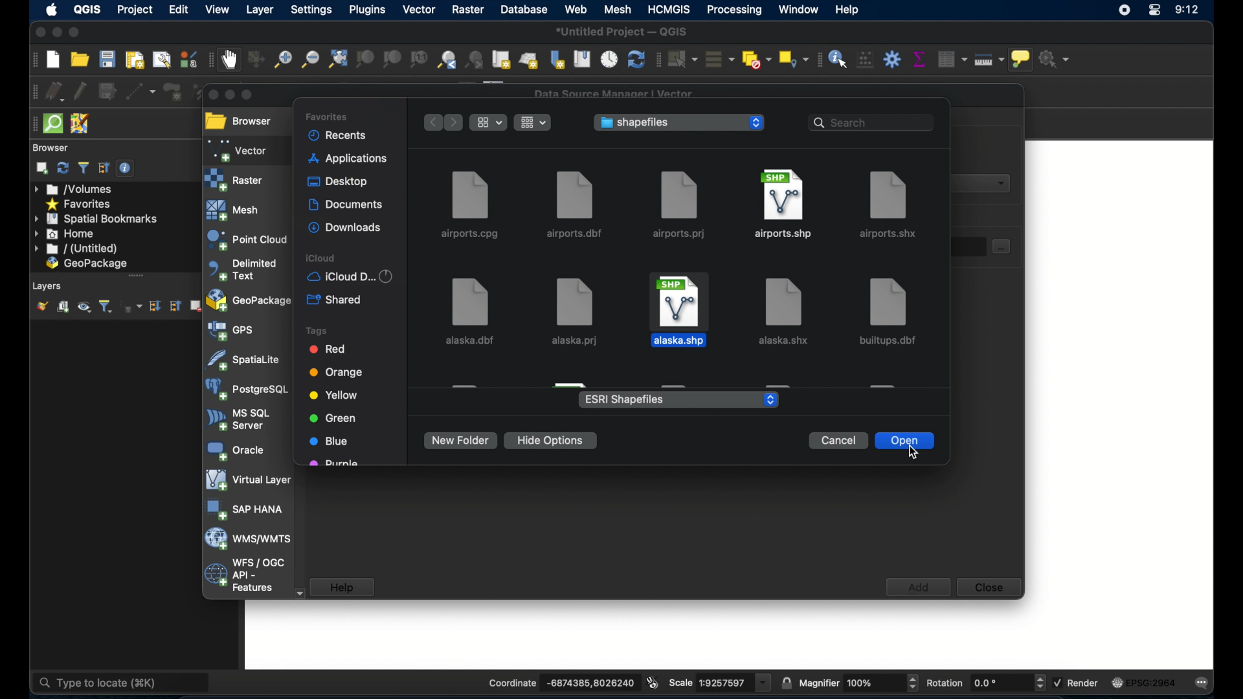  Describe the element at coordinates (87, 264) in the screenshot. I see `geopackage` at that location.